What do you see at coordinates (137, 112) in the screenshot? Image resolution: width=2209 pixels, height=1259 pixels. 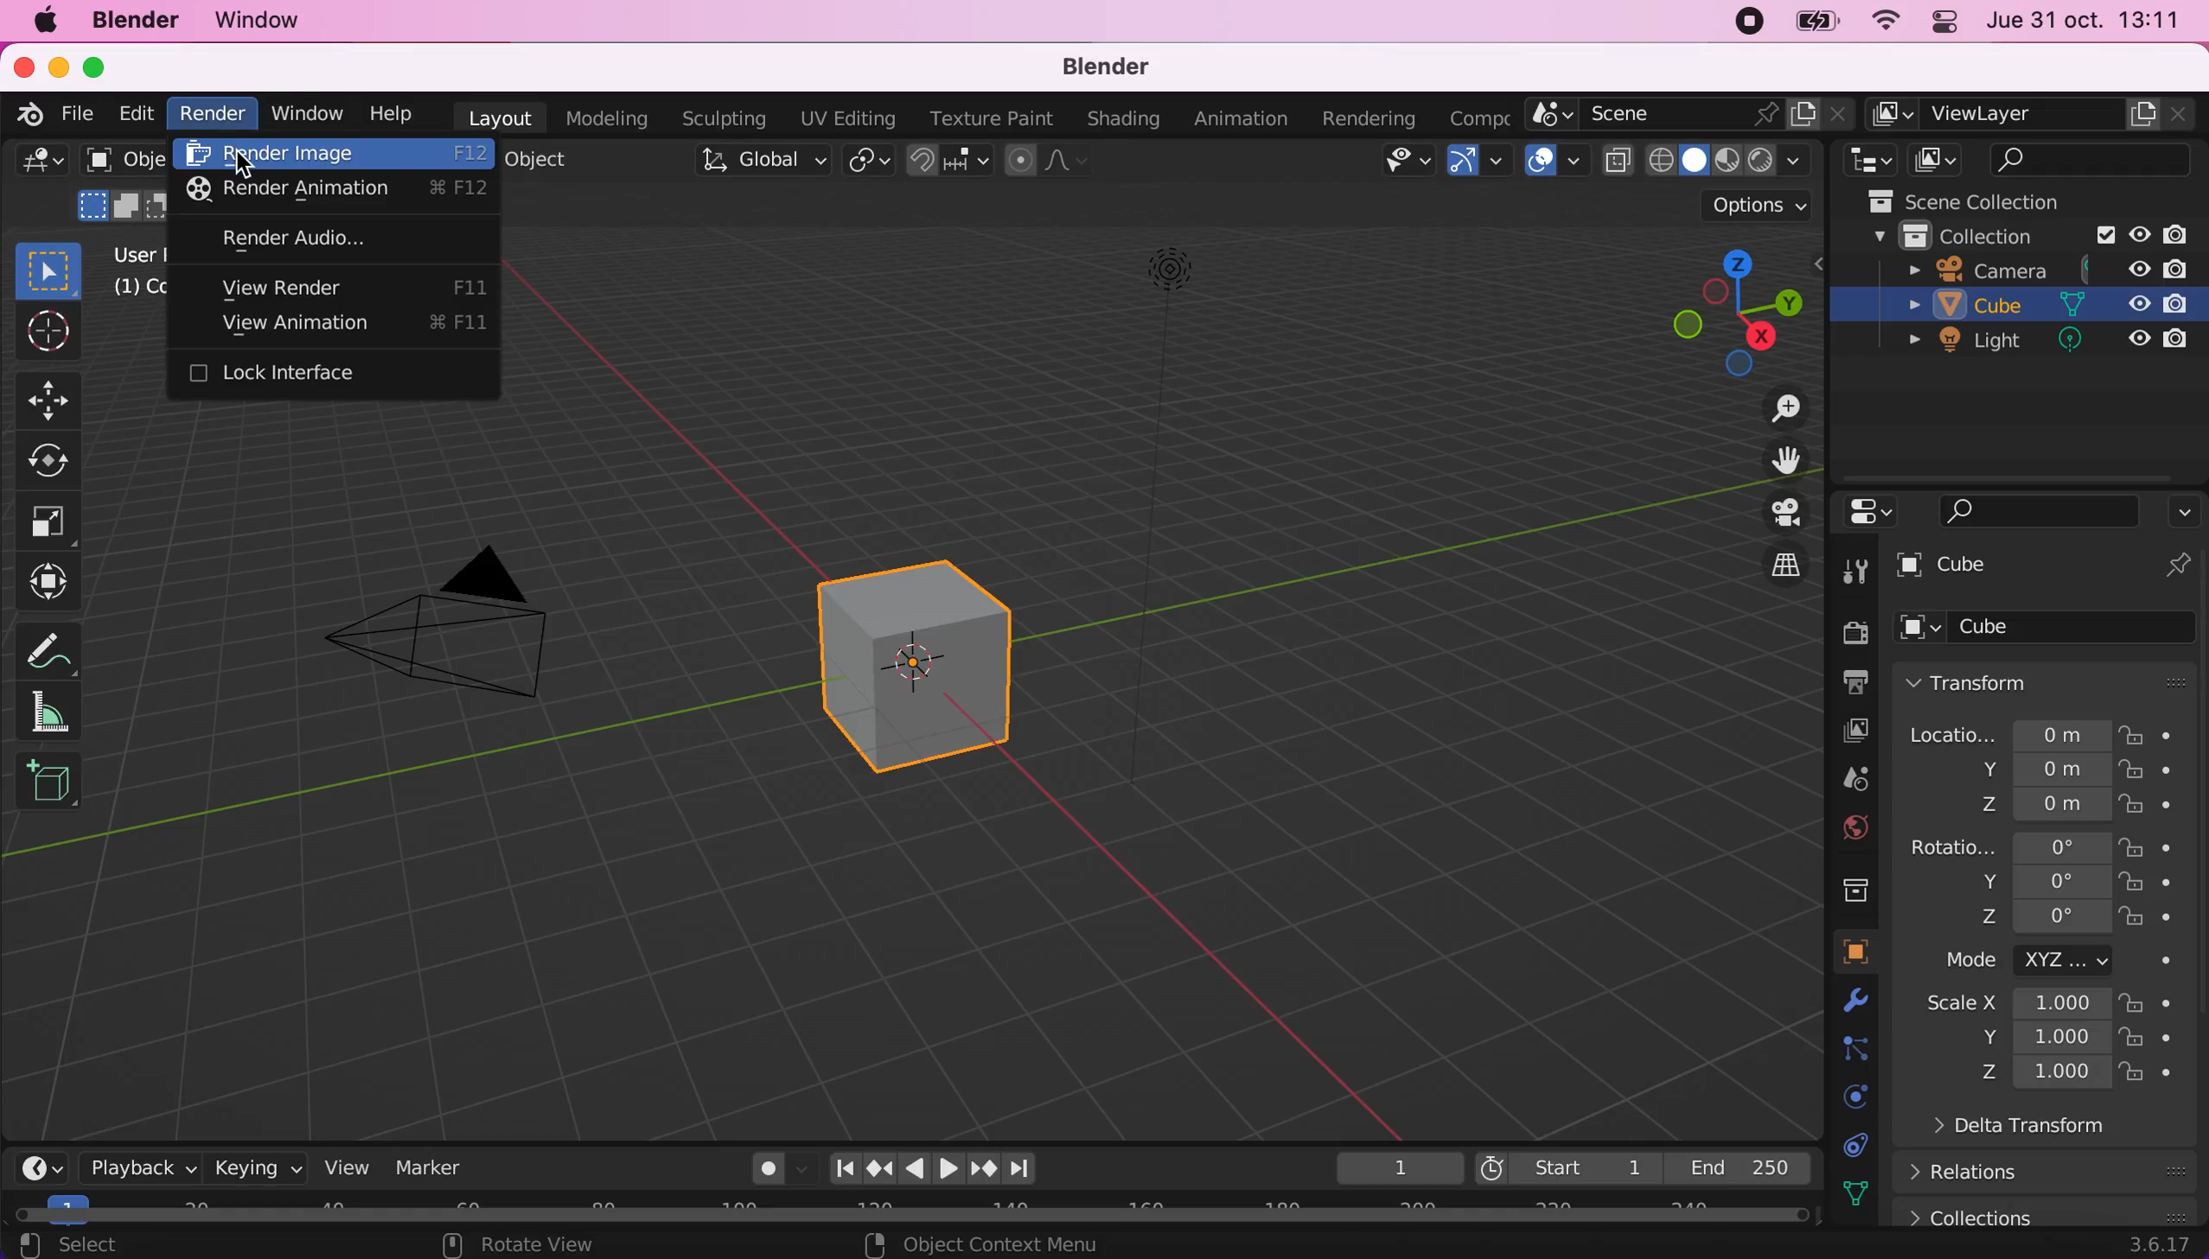 I see `edit` at bounding box center [137, 112].